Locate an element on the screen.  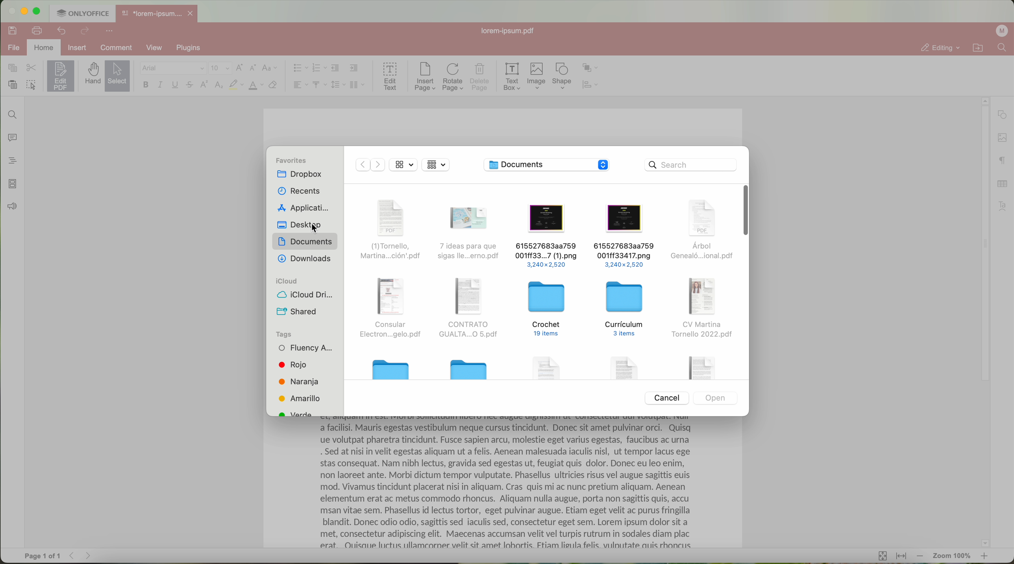
shape is located at coordinates (562, 76).